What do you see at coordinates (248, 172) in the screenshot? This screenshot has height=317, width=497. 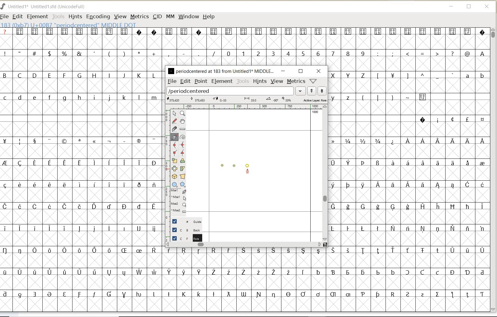 I see `feltpen tool/cursor location` at bounding box center [248, 172].